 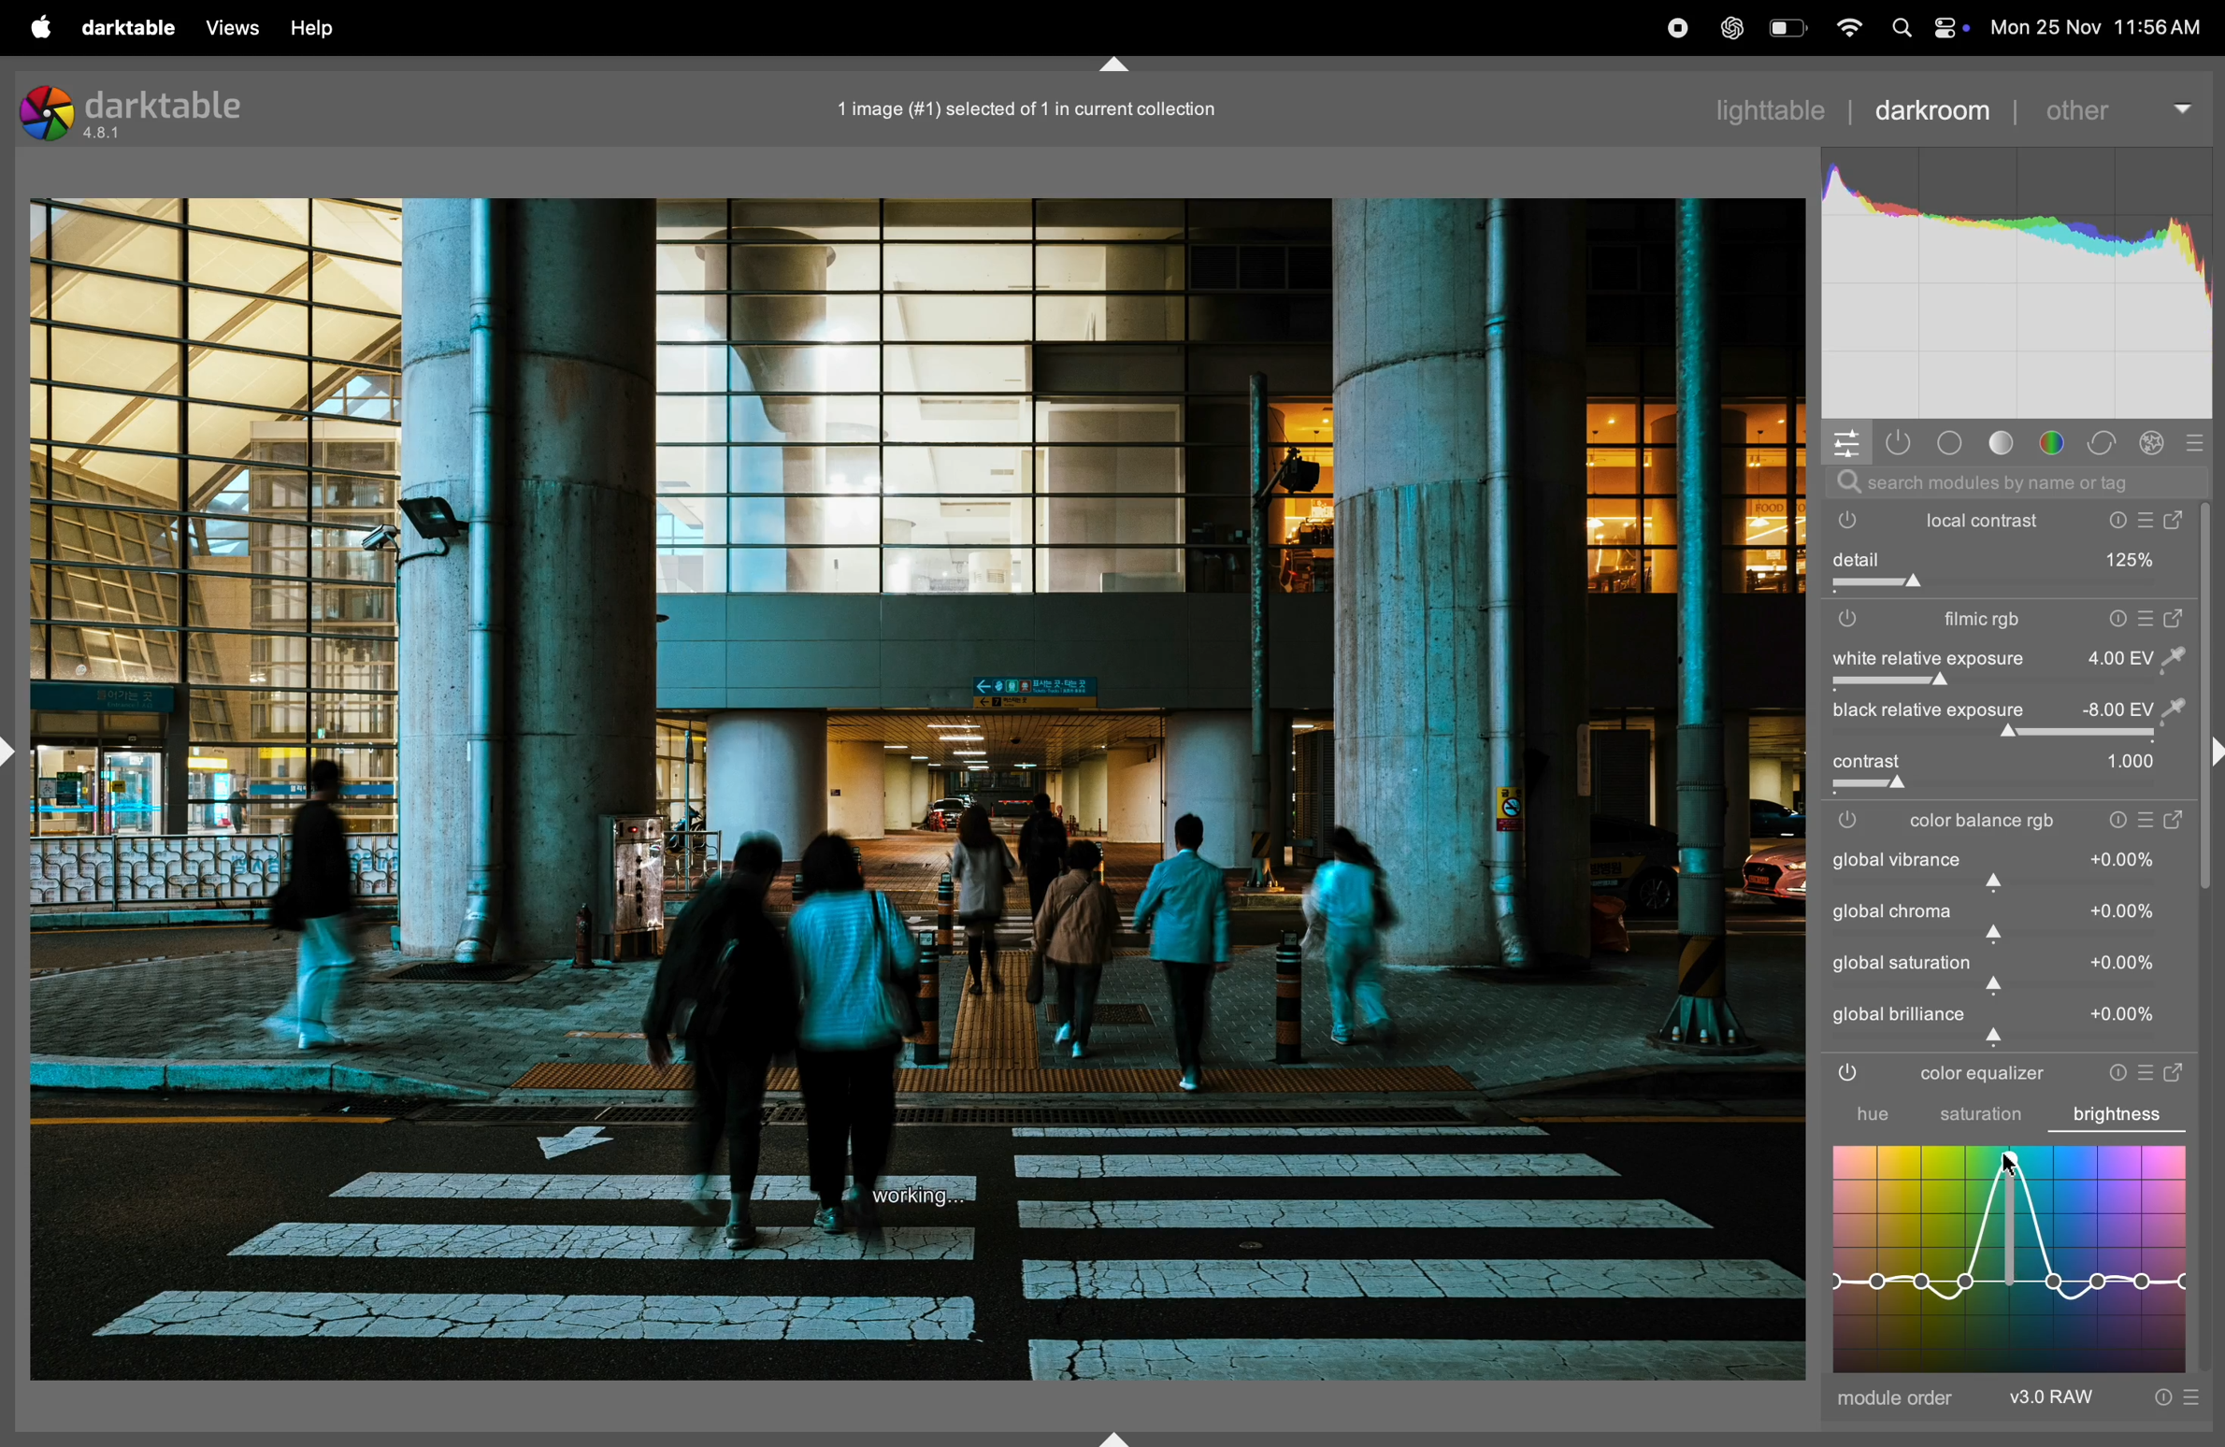 I want to click on saturation, so click(x=1979, y=1117).